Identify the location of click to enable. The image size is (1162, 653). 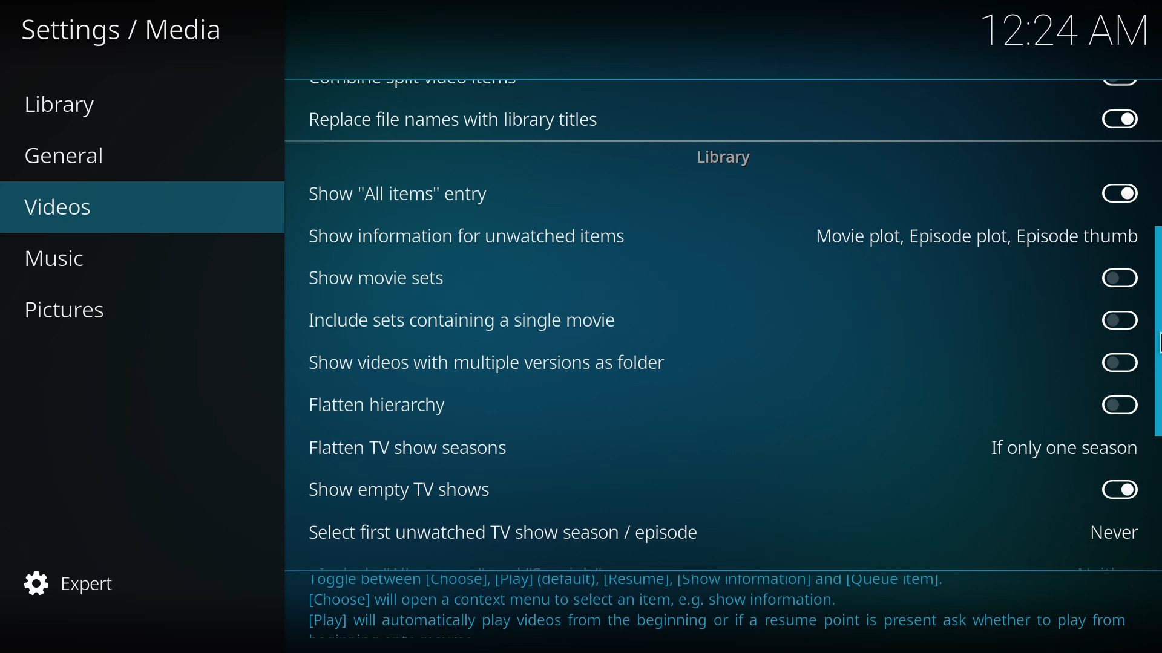
(1117, 405).